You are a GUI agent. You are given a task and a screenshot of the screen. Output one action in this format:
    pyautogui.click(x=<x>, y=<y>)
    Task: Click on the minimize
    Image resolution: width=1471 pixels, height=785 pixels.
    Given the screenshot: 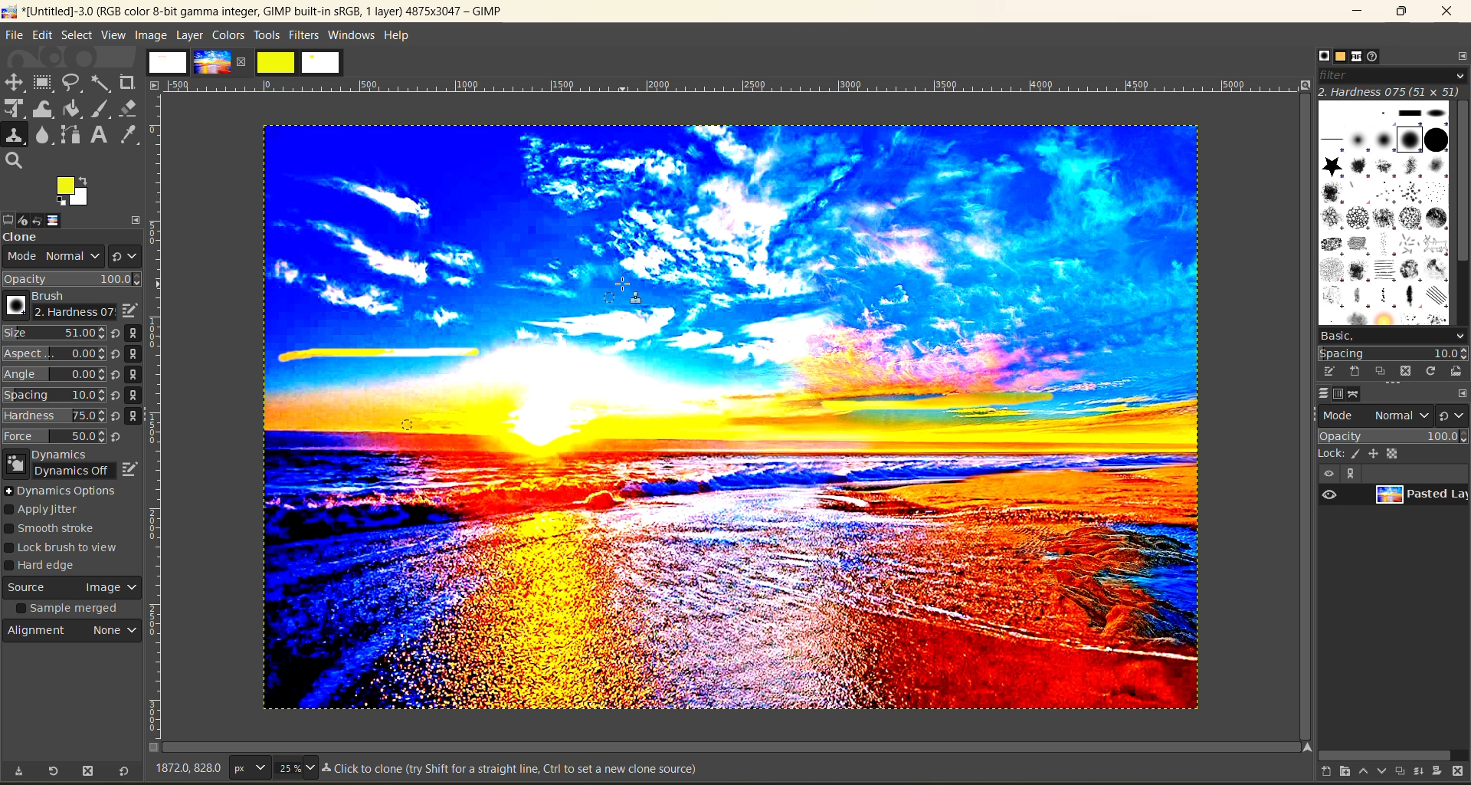 What is the action you would take?
    pyautogui.click(x=1361, y=11)
    